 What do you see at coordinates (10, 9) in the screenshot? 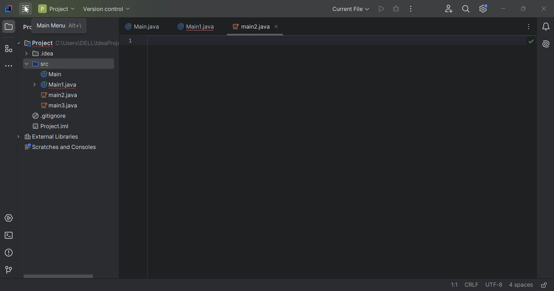
I see `IntelliJ IDEA` at bounding box center [10, 9].